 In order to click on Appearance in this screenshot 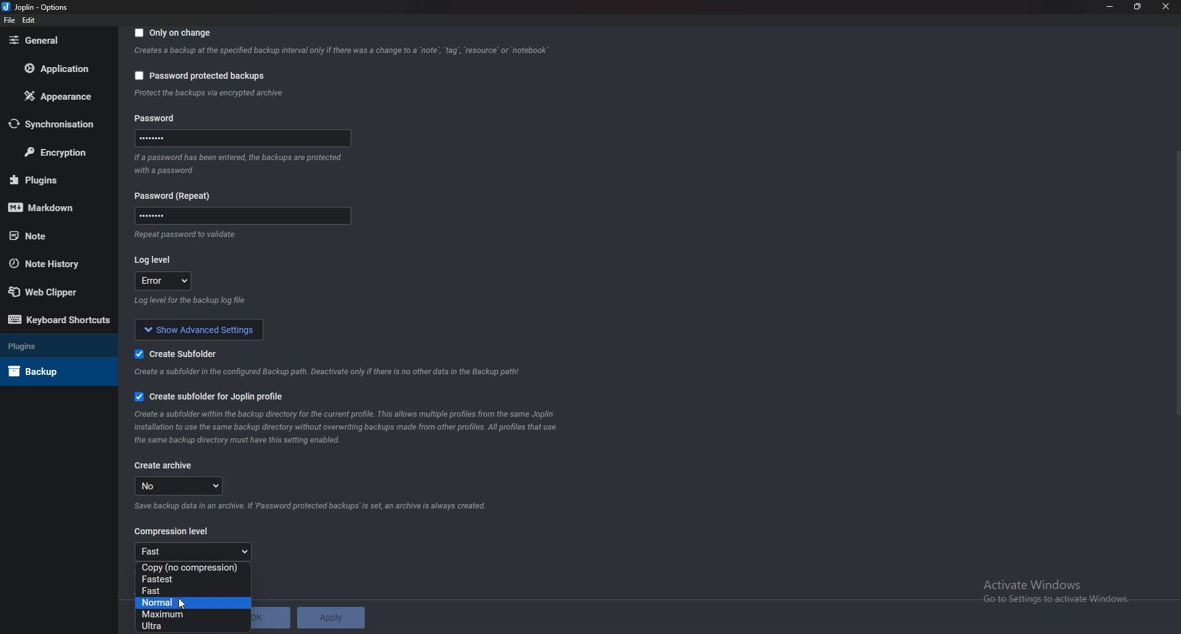, I will do `click(55, 97)`.